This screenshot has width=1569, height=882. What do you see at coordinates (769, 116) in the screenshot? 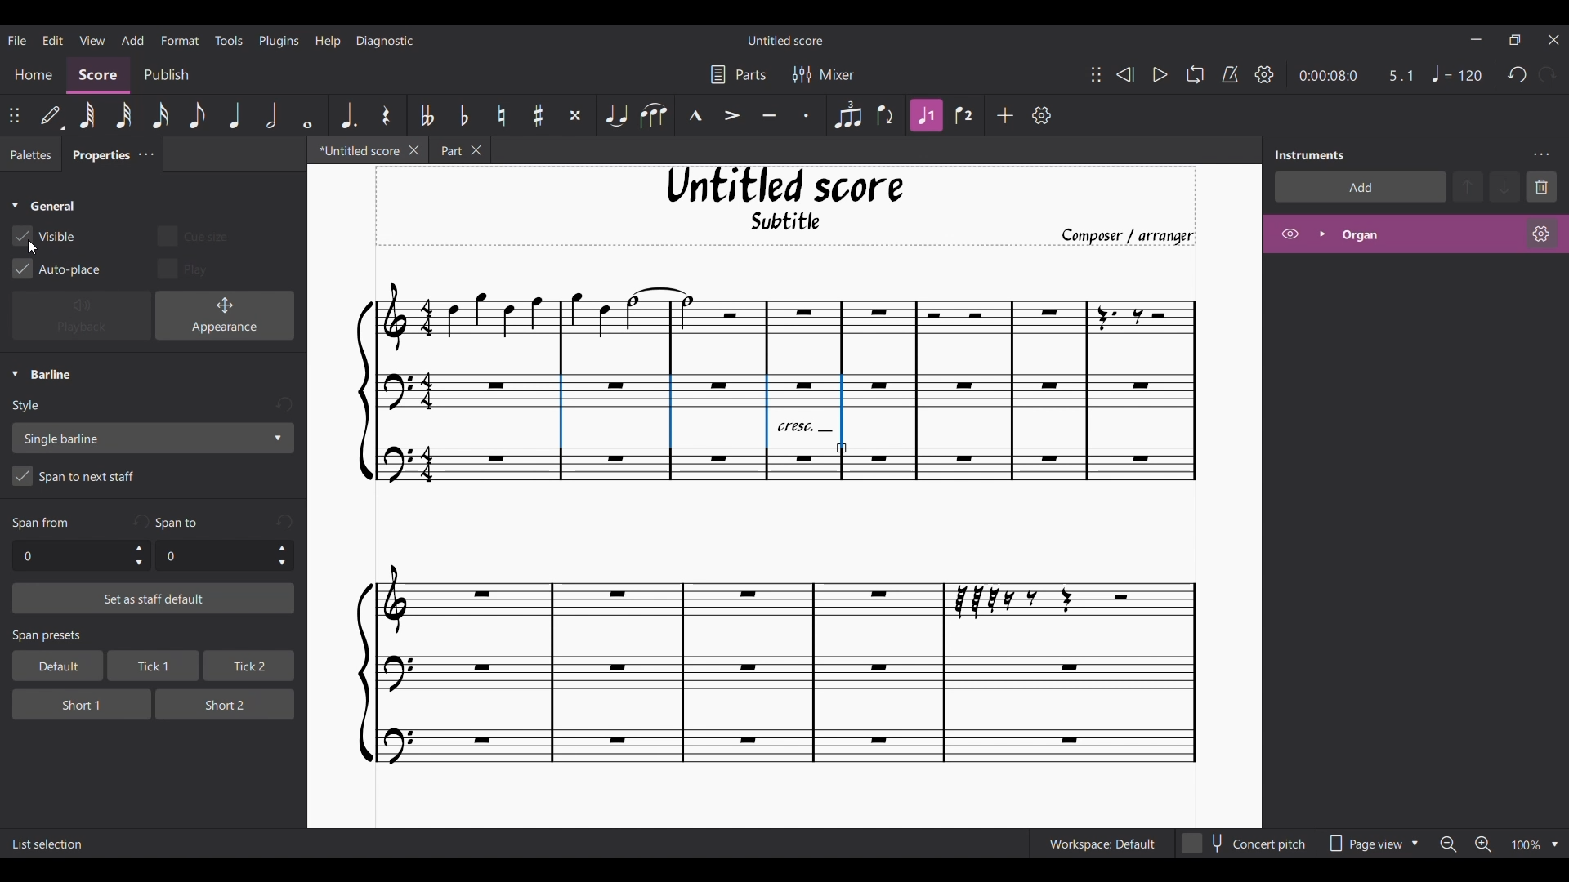
I see `Tenuto` at bounding box center [769, 116].